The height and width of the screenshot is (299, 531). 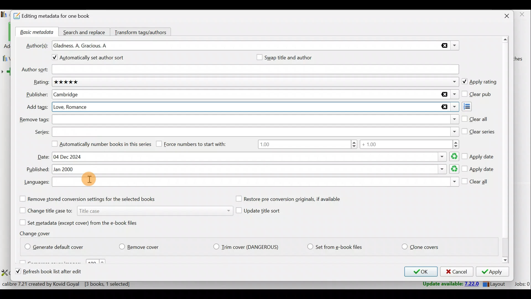 I want to click on OK, so click(x=419, y=272).